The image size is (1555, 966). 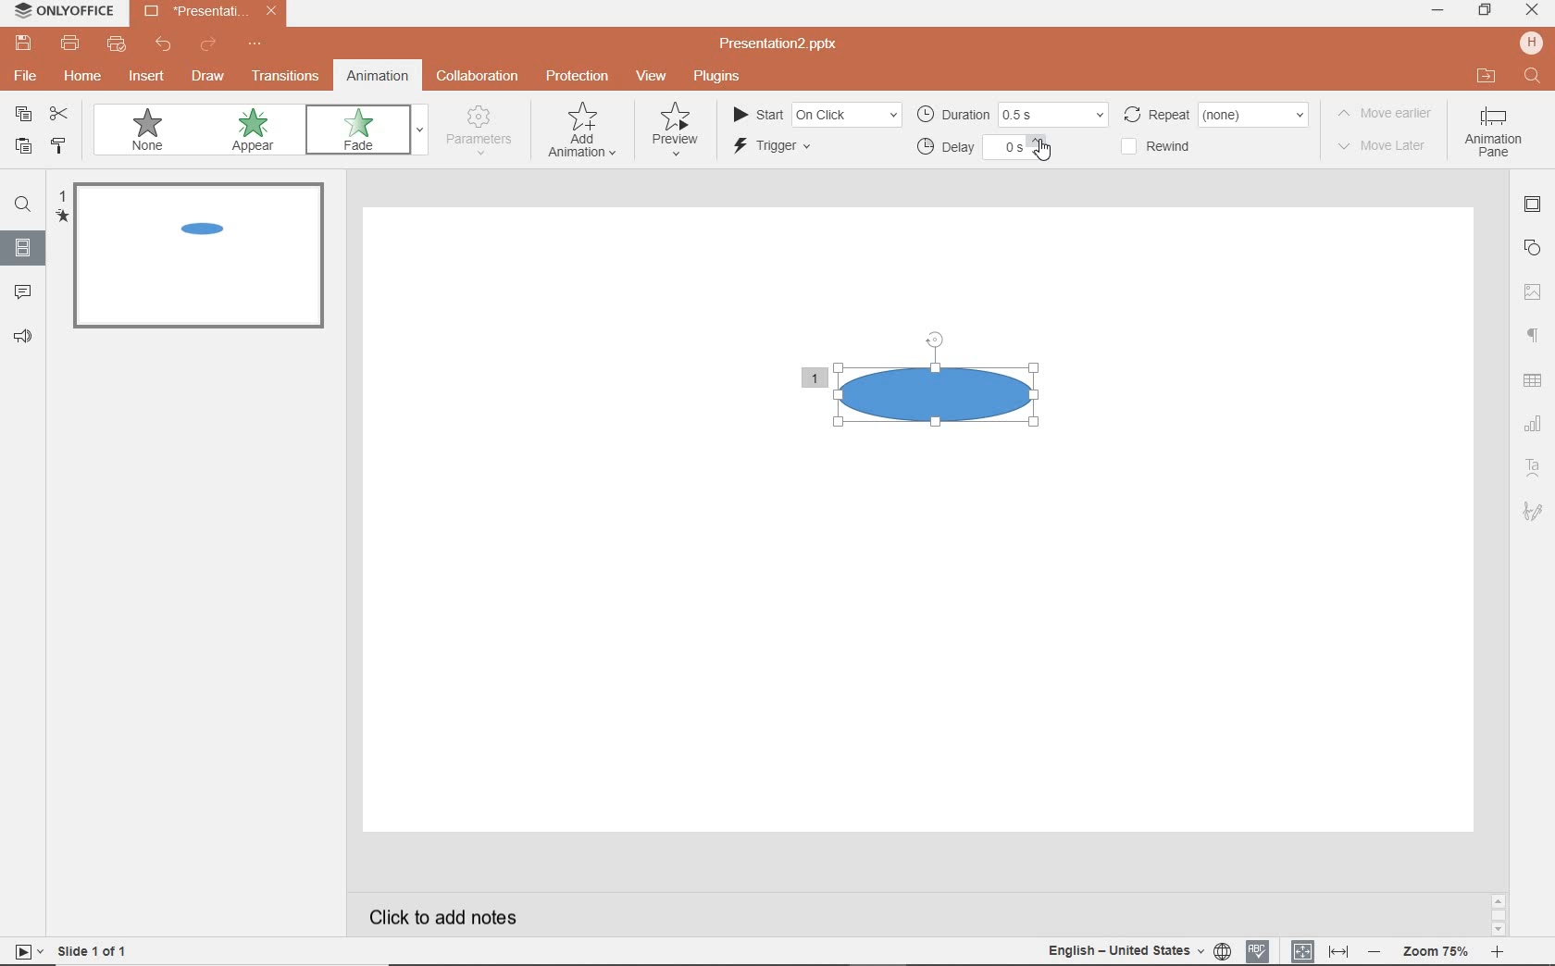 I want to click on TEXT LANGUAGE, so click(x=1138, y=951).